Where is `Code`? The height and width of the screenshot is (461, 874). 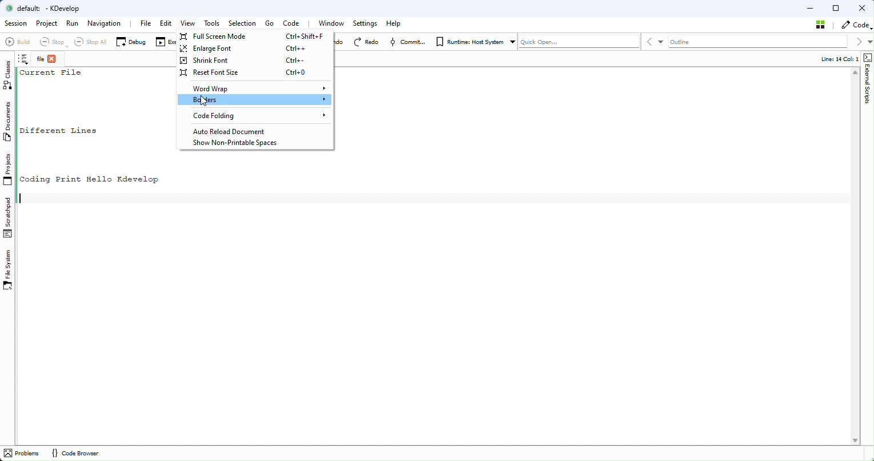
Code is located at coordinates (855, 25).